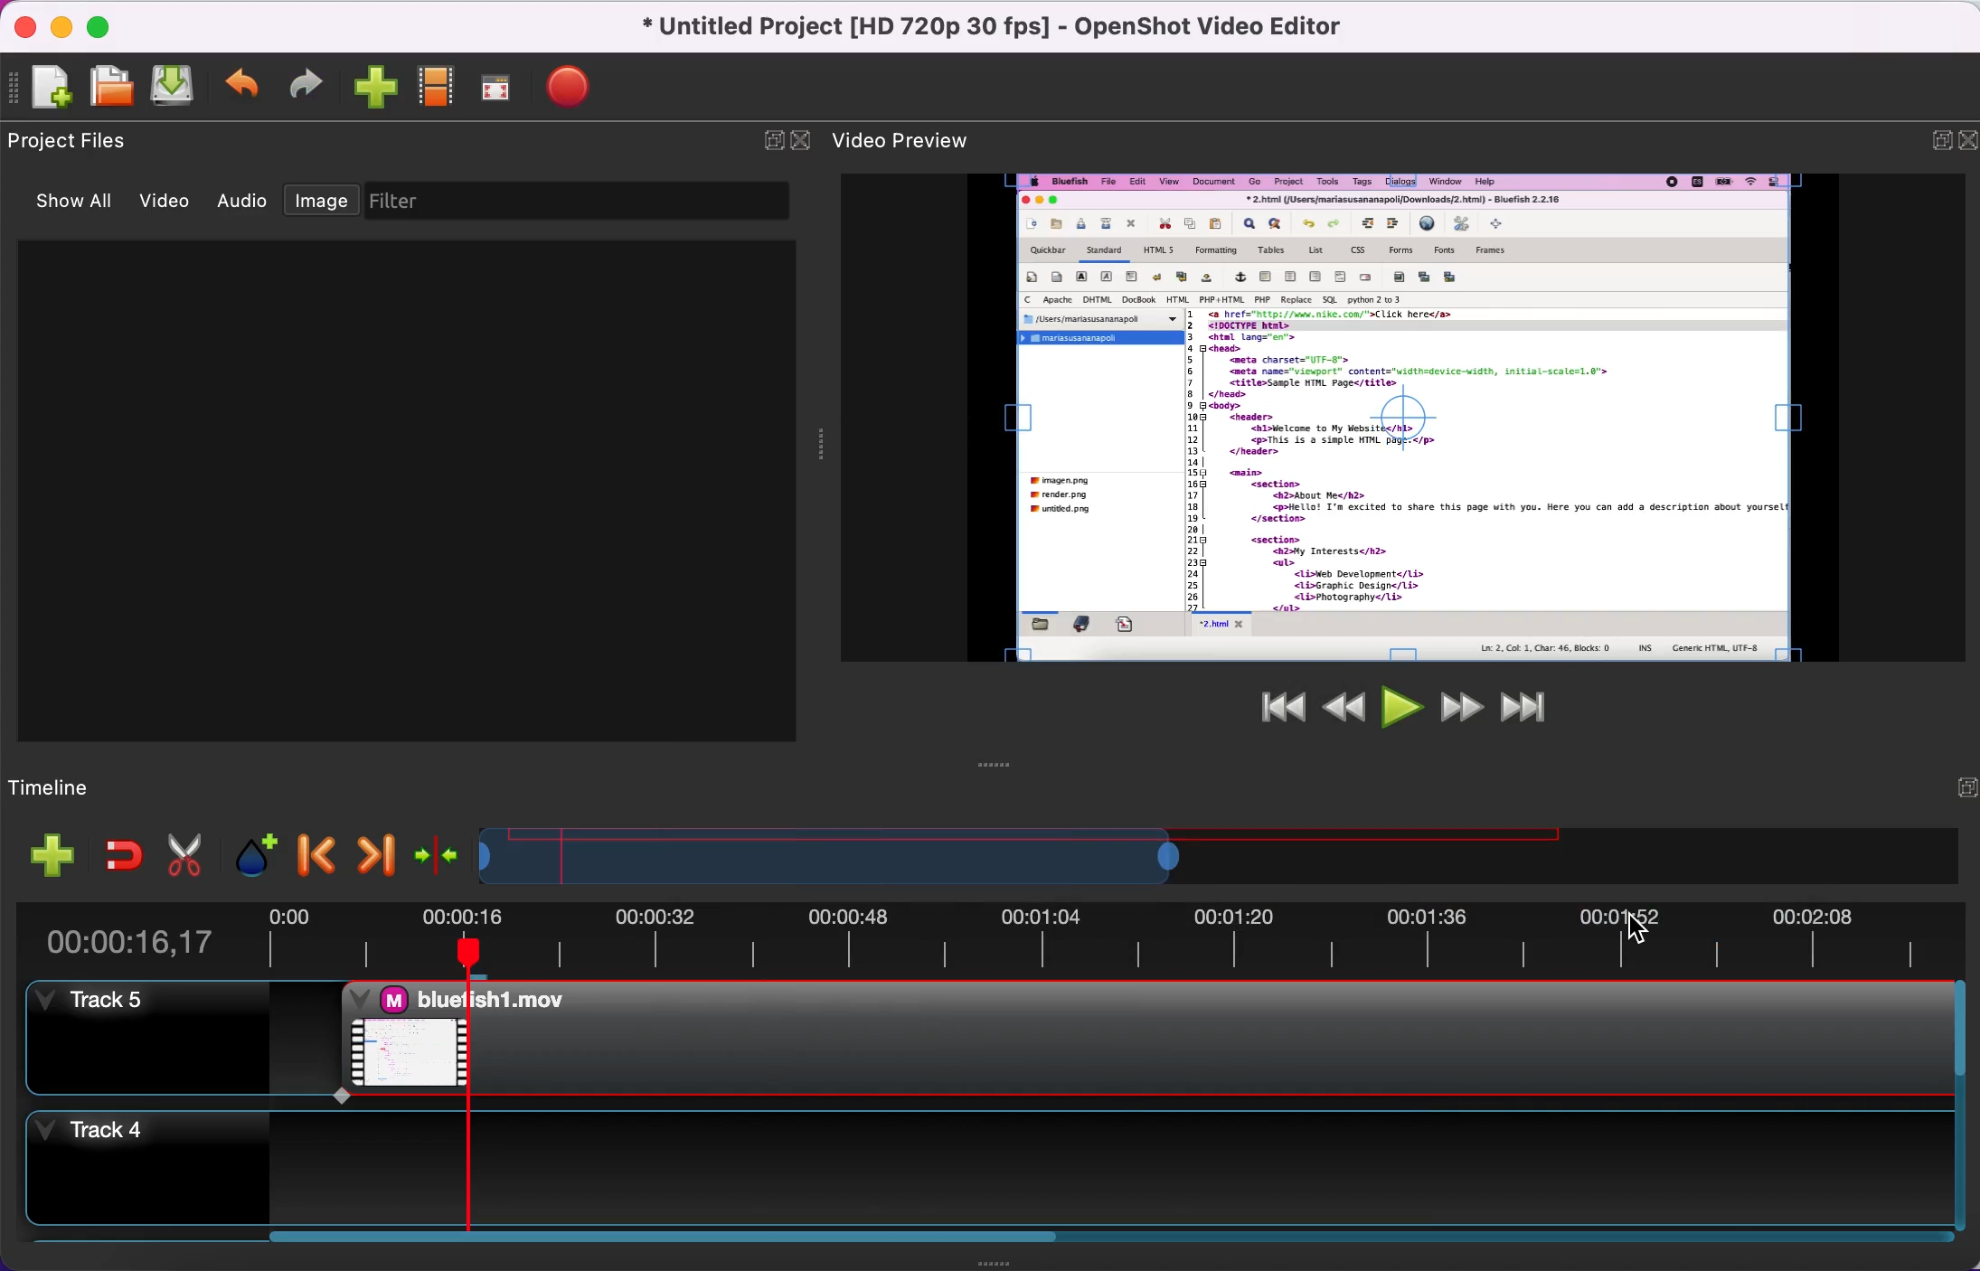 This screenshot has height=1271, width=1980. I want to click on timeline, so click(1051, 852).